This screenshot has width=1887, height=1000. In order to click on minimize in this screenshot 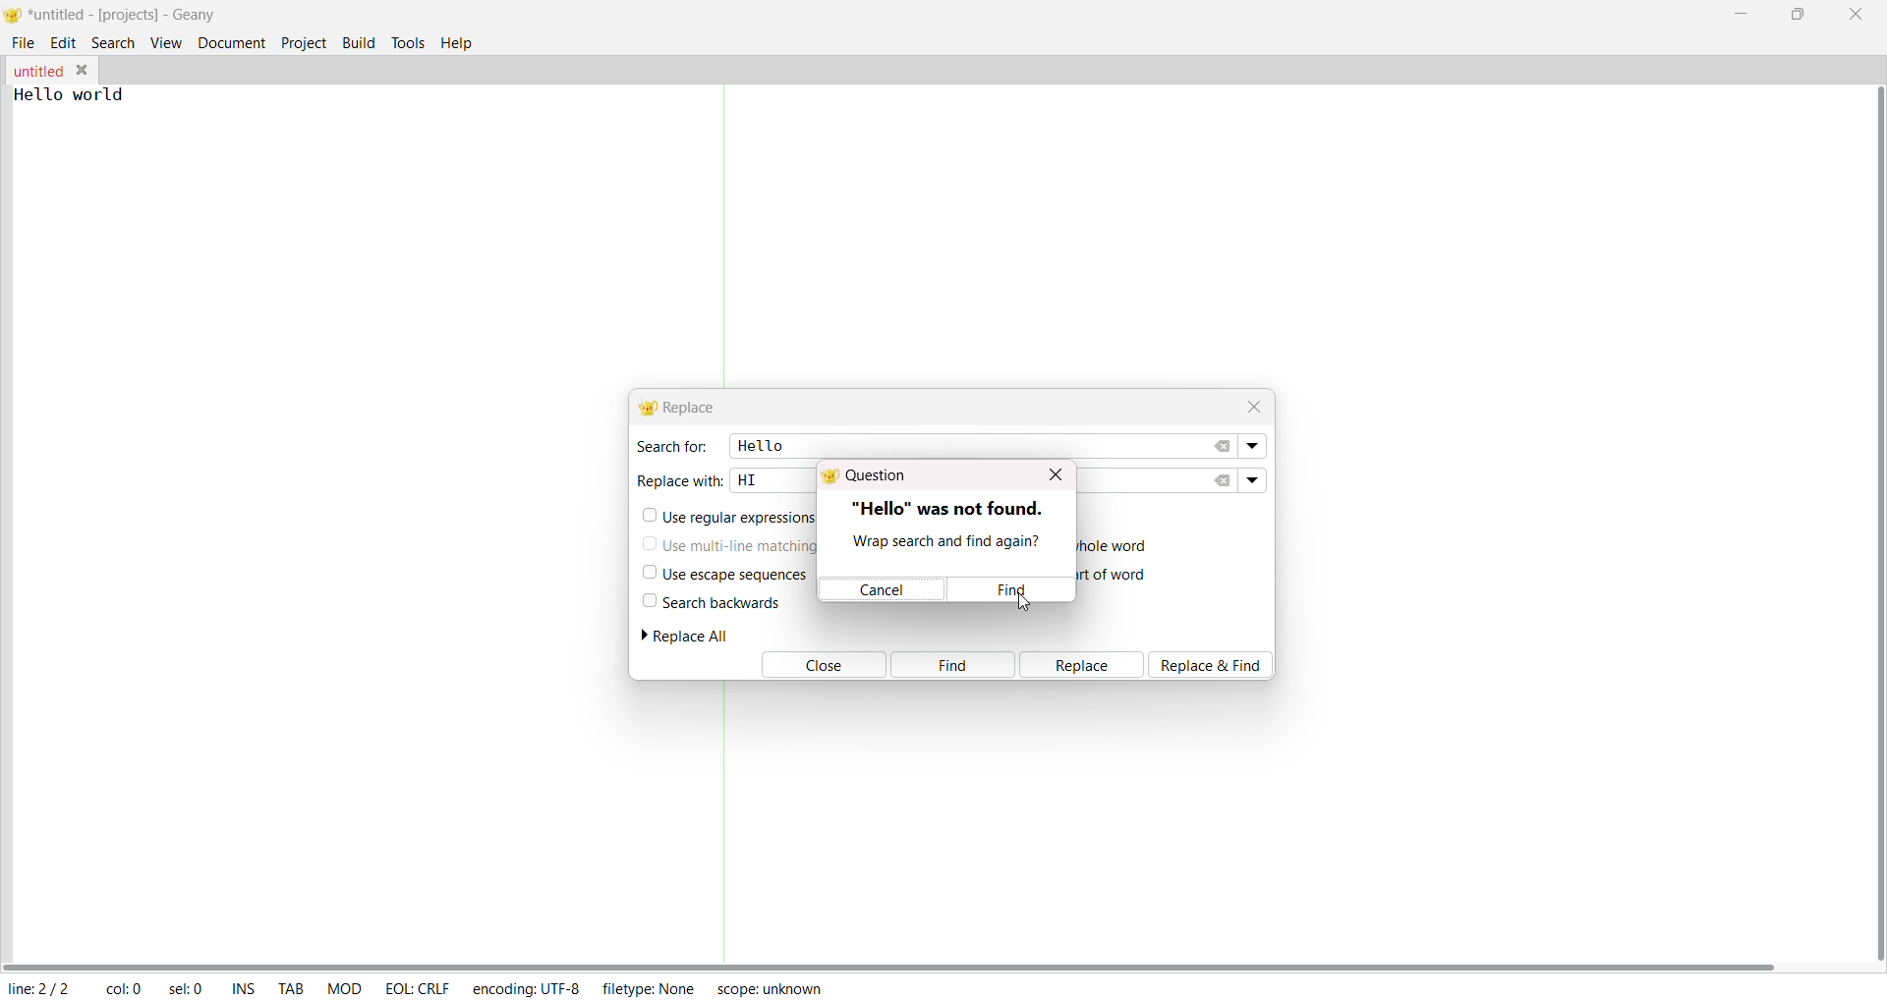, I will do `click(1745, 12)`.